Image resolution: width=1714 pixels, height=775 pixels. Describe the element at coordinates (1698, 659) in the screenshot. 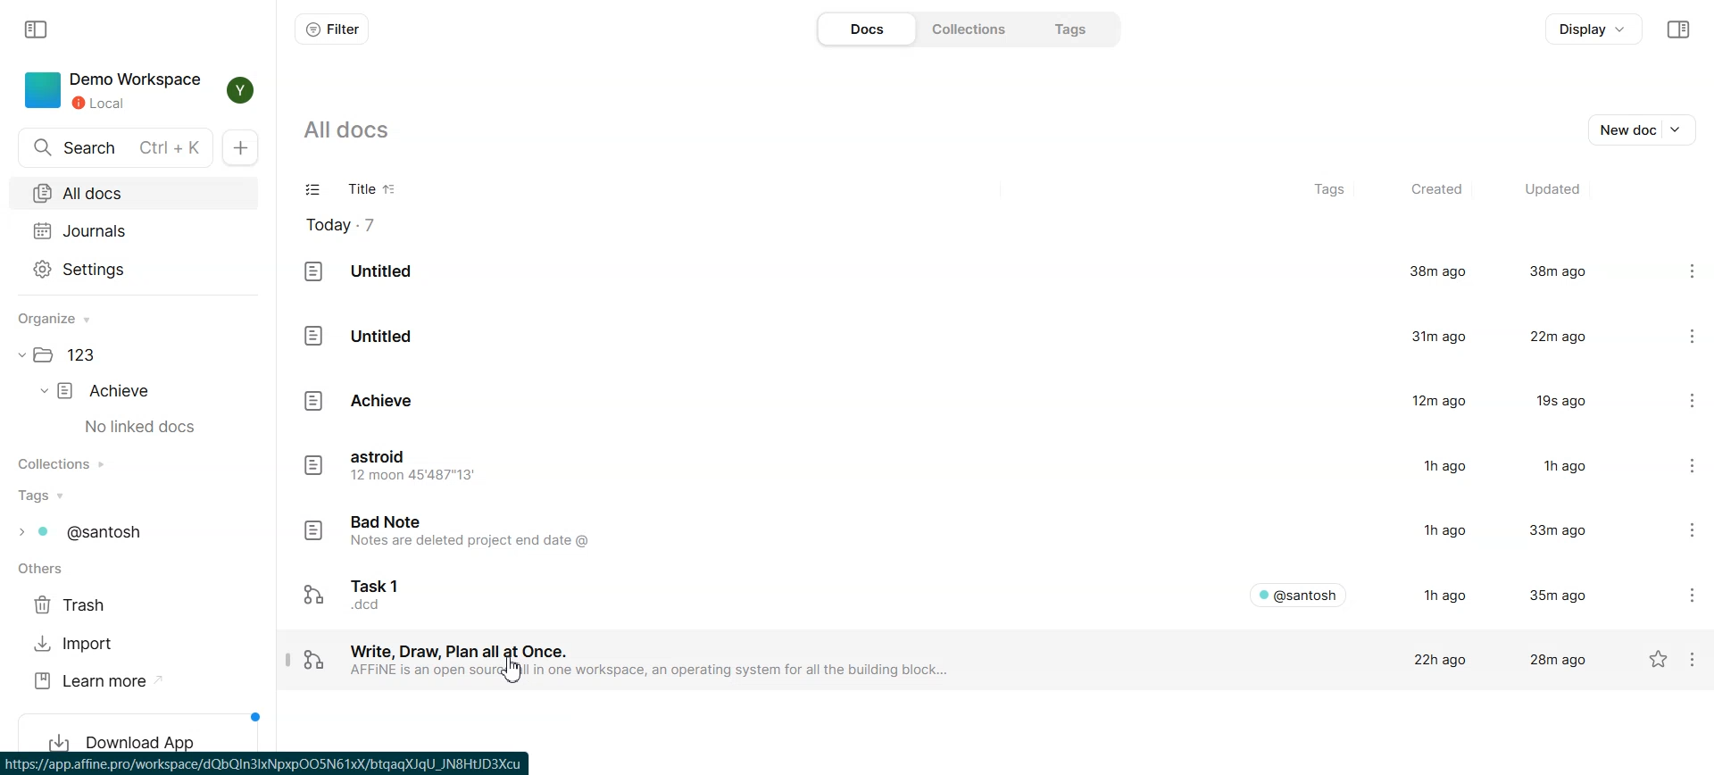

I see `Settings` at that location.